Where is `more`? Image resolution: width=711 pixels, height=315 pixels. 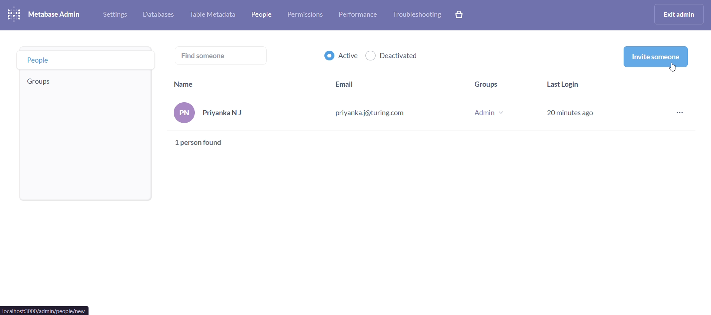 more is located at coordinates (678, 113).